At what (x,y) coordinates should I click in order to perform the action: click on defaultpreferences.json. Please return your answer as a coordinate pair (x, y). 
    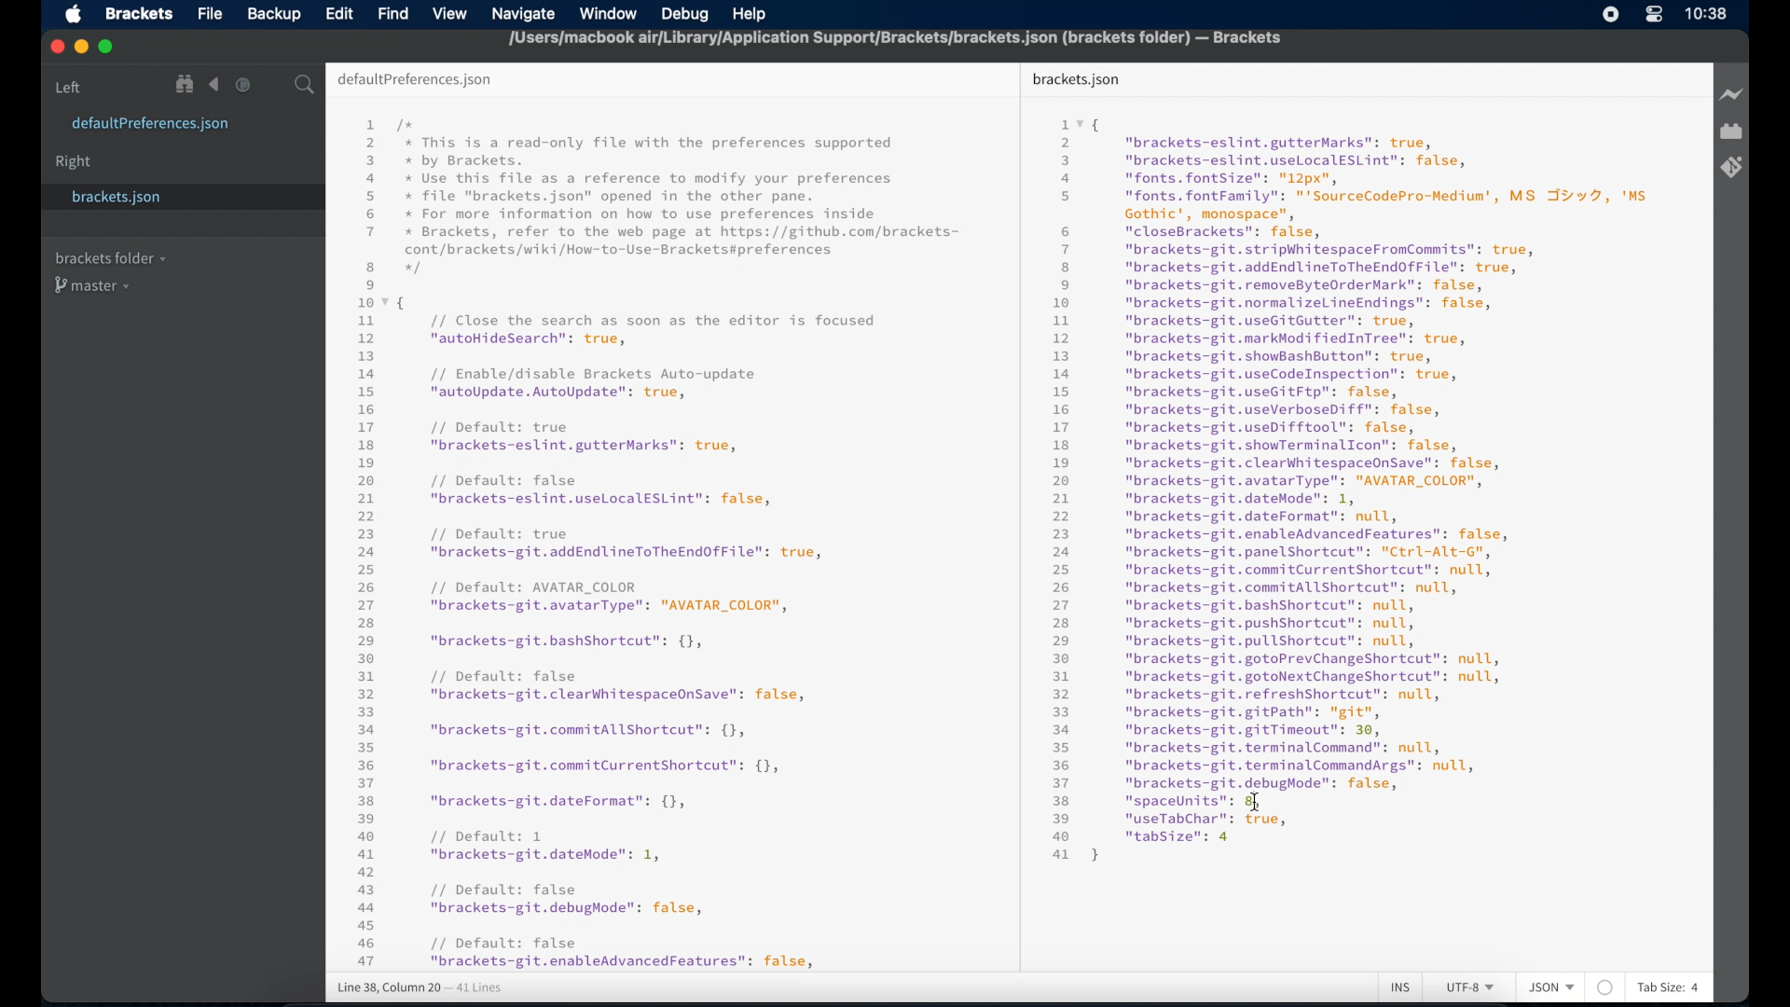
    Looking at the image, I should click on (150, 124).